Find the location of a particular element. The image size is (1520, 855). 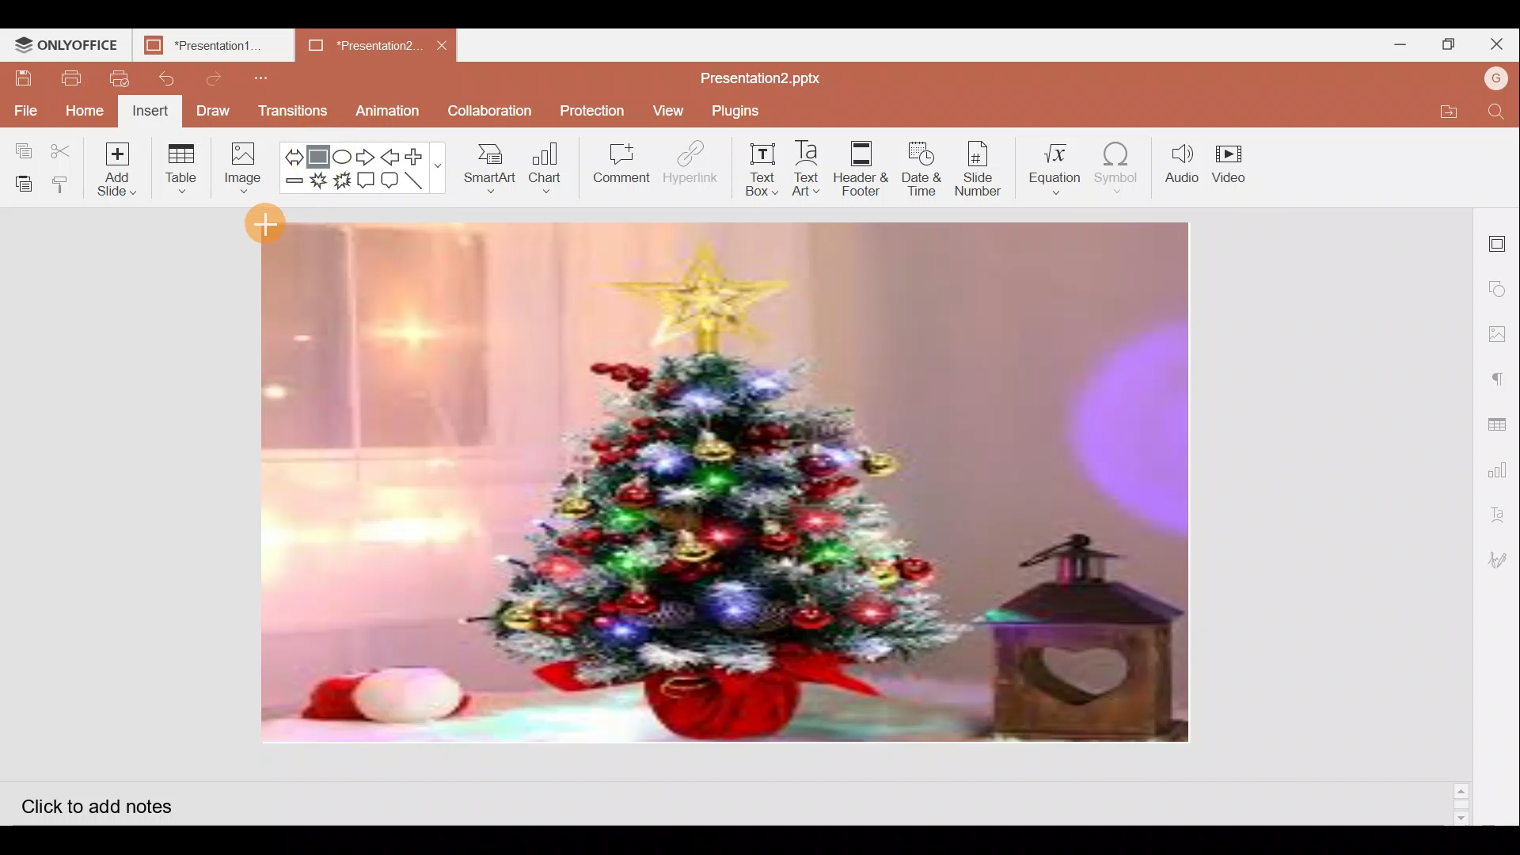

Draw is located at coordinates (214, 112).